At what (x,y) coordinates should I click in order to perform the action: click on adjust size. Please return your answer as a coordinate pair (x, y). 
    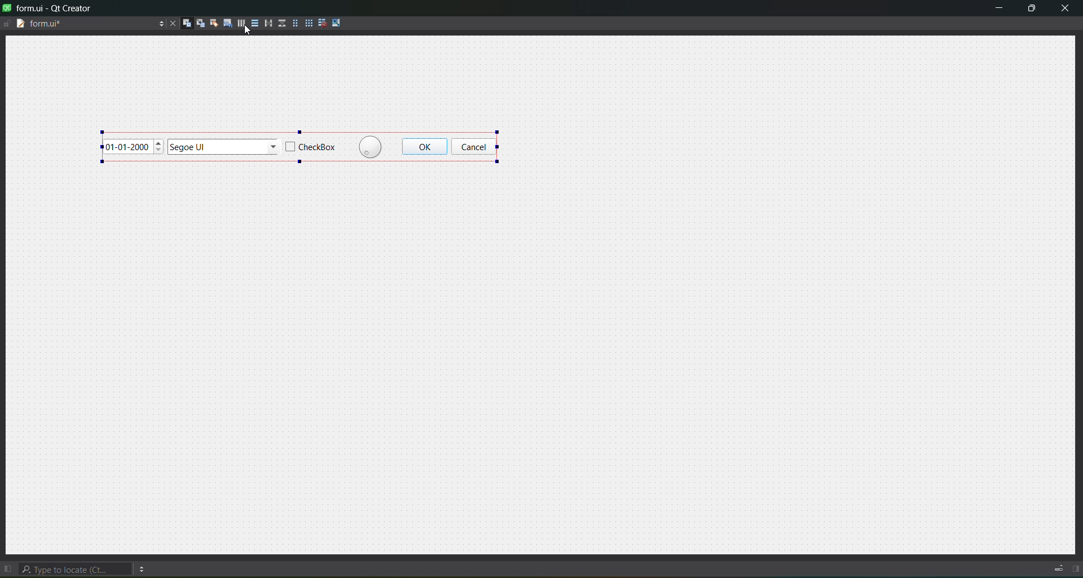
    Looking at the image, I should click on (337, 23).